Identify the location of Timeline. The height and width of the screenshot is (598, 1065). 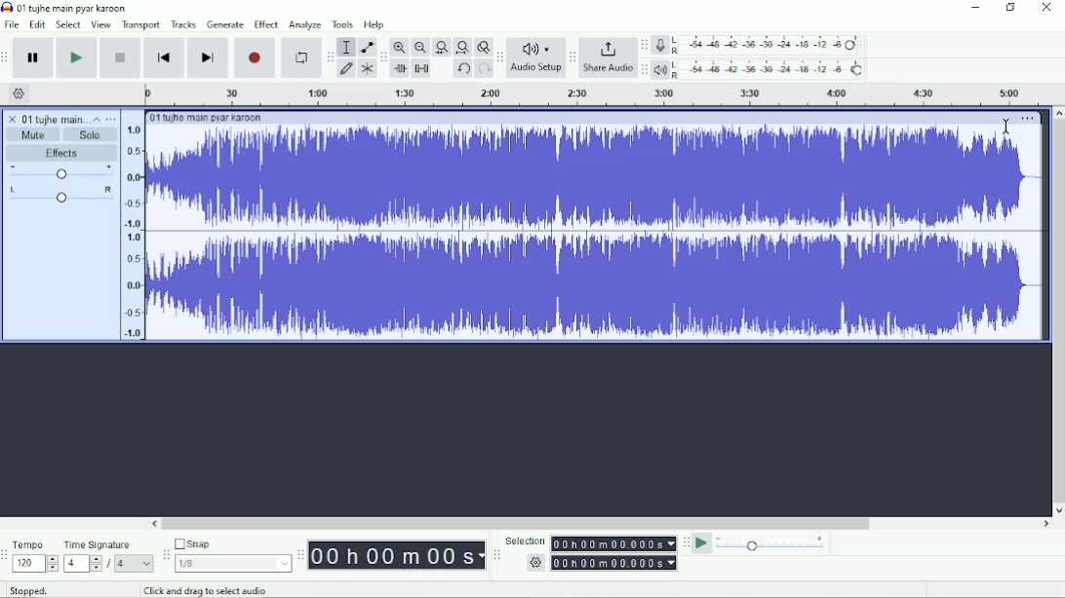
(600, 93).